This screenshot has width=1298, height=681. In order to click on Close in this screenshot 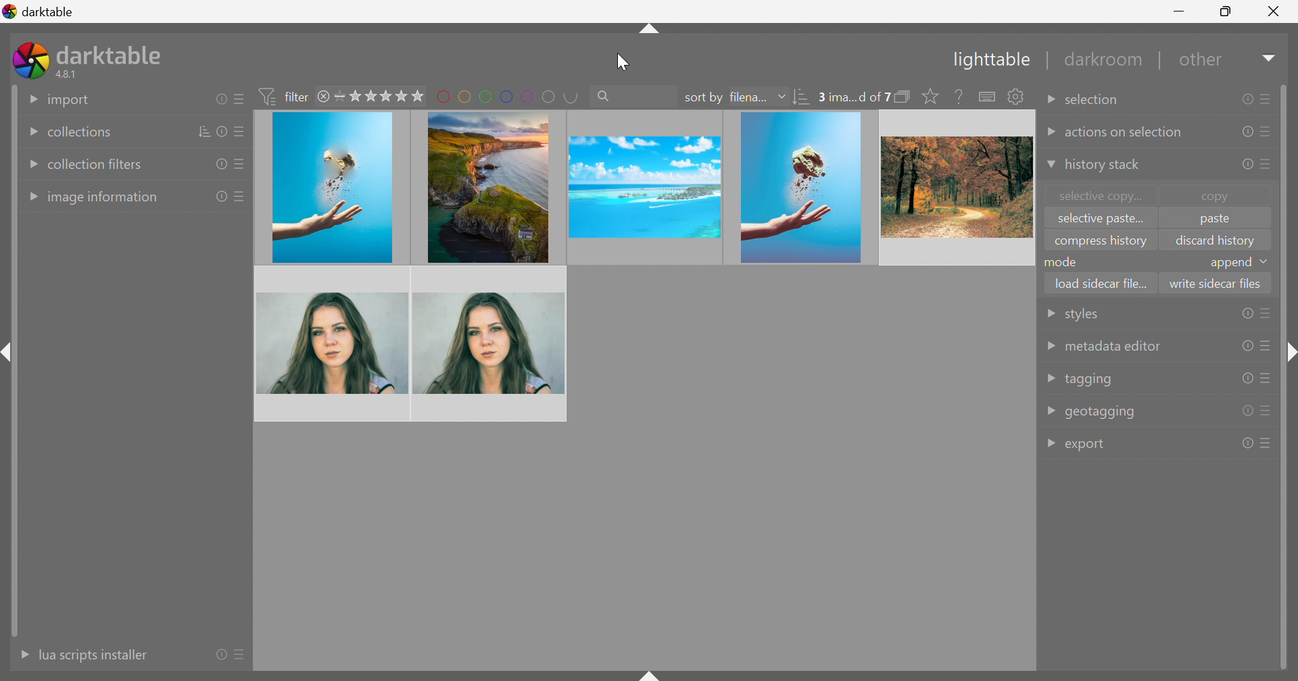, I will do `click(1274, 14)`.